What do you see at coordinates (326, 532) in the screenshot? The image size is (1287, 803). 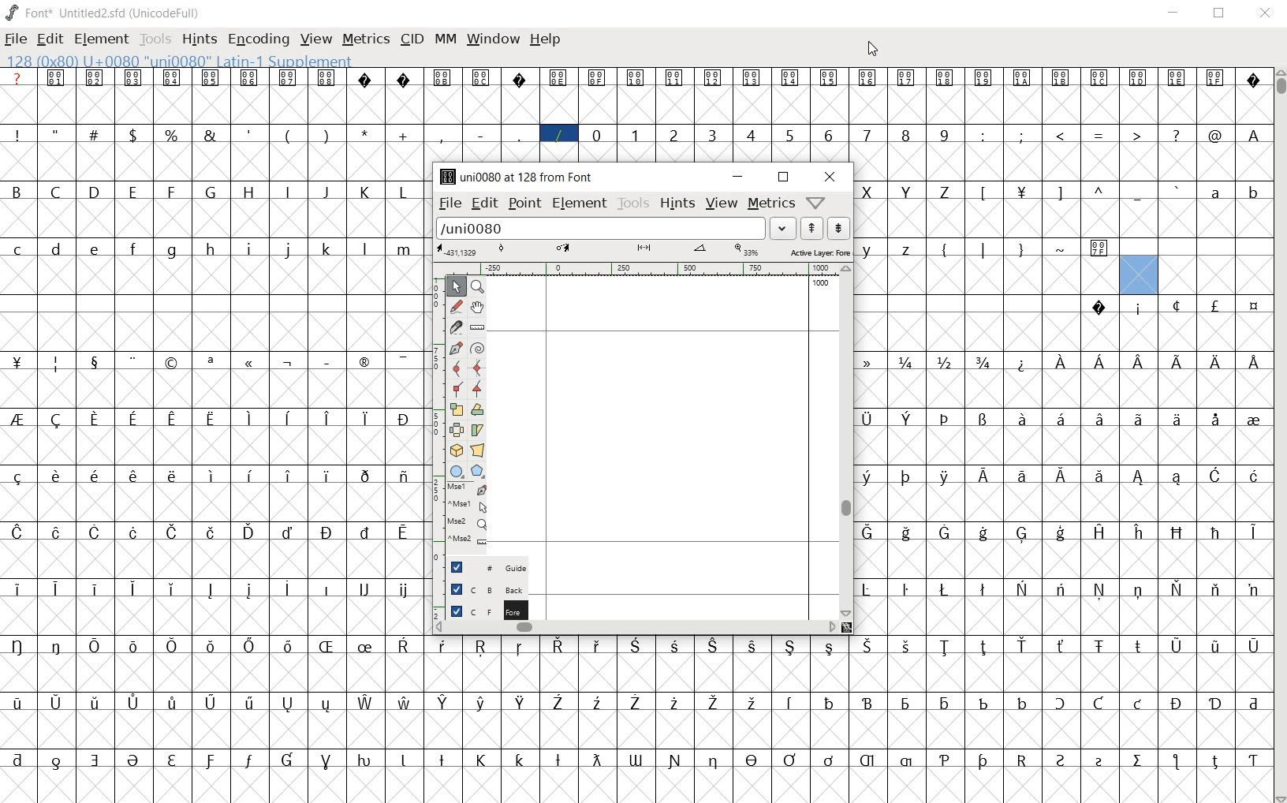 I see `glyph` at bounding box center [326, 532].